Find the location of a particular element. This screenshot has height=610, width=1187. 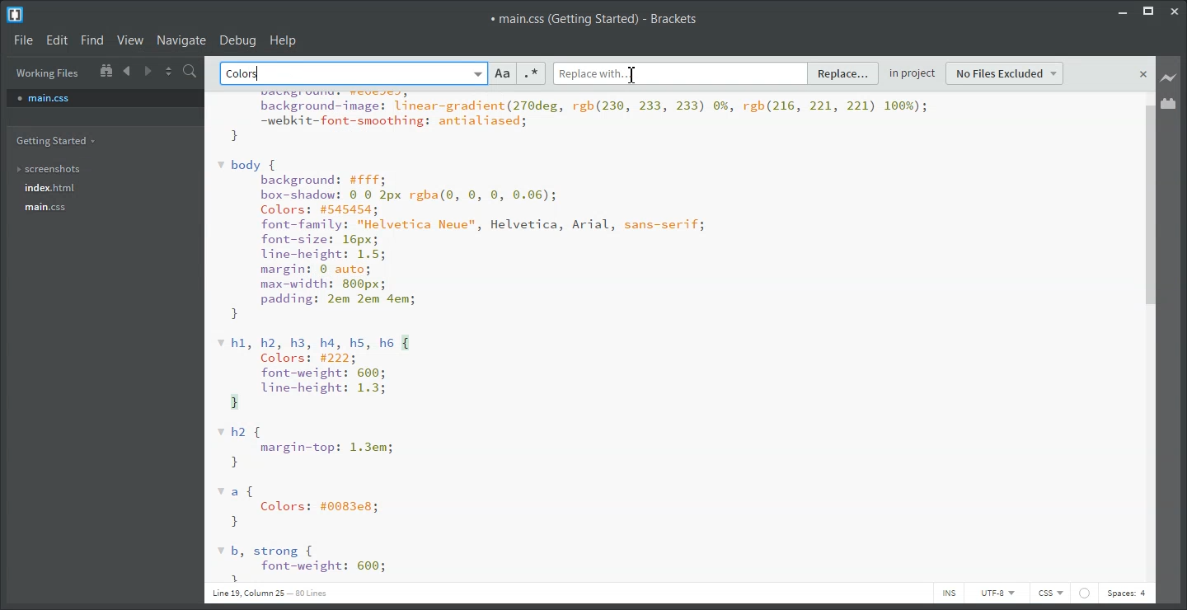

body {
background: #fff;
box-shadow: © 8 2px rgba(®, 0, ©, 0.06);
Colors: #545454;
font-family: "Helvetica Neue", Helvetica, Arial, sans-serif;
font-size: 16px;
line-height: 1.5;
margin: © auto;
max-width: 800px;
padding: 2em 2em dem;
} is located at coordinates (462, 240).